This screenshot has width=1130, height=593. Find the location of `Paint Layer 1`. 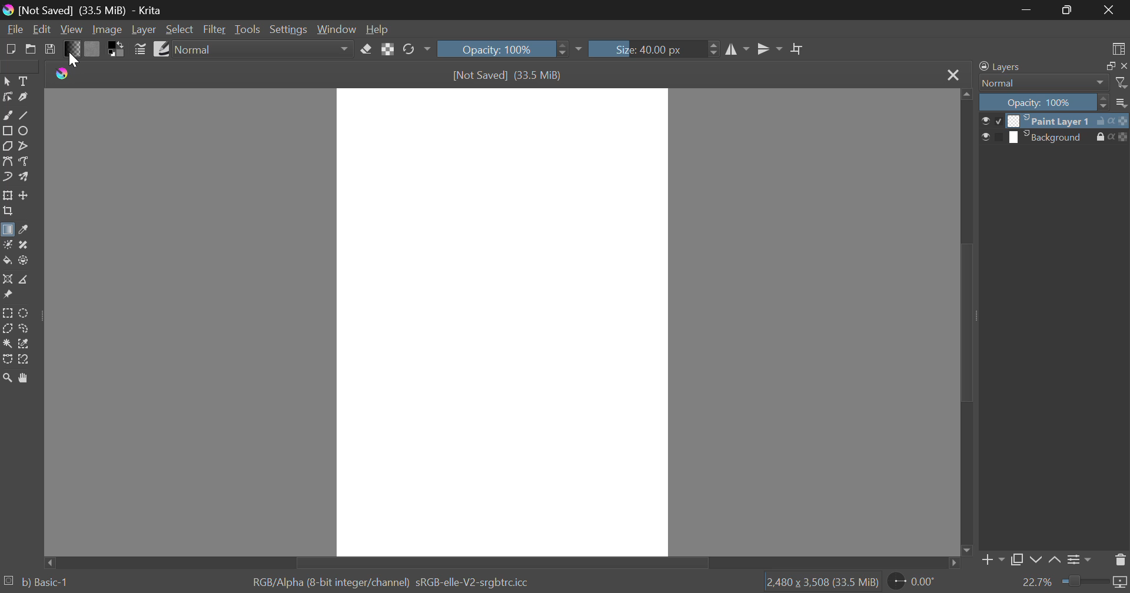

Paint Layer 1 is located at coordinates (1051, 120).